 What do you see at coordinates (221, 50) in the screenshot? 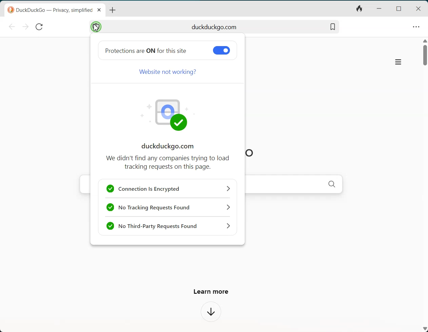
I see `Enable/disable Protection ON` at bounding box center [221, 50].